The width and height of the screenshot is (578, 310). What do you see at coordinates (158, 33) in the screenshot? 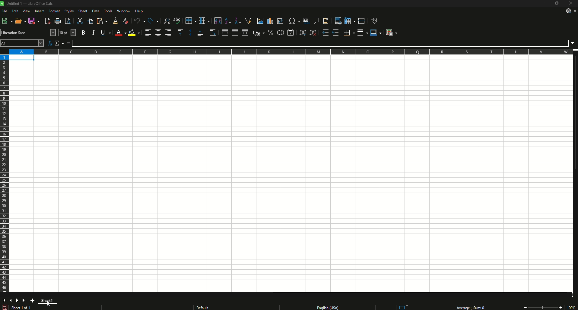
I see `Align Center` at bounding box center [158, 33].